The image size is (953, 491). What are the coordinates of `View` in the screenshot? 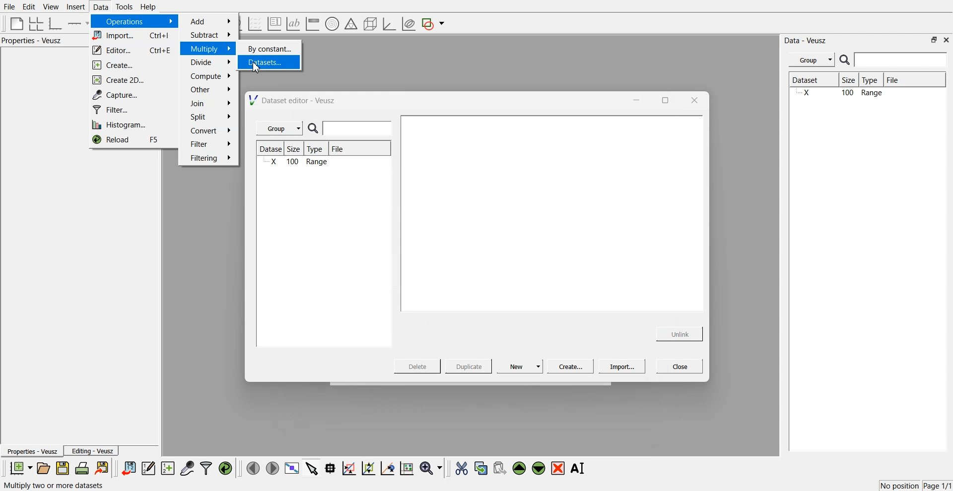 It's located at (50, 7).